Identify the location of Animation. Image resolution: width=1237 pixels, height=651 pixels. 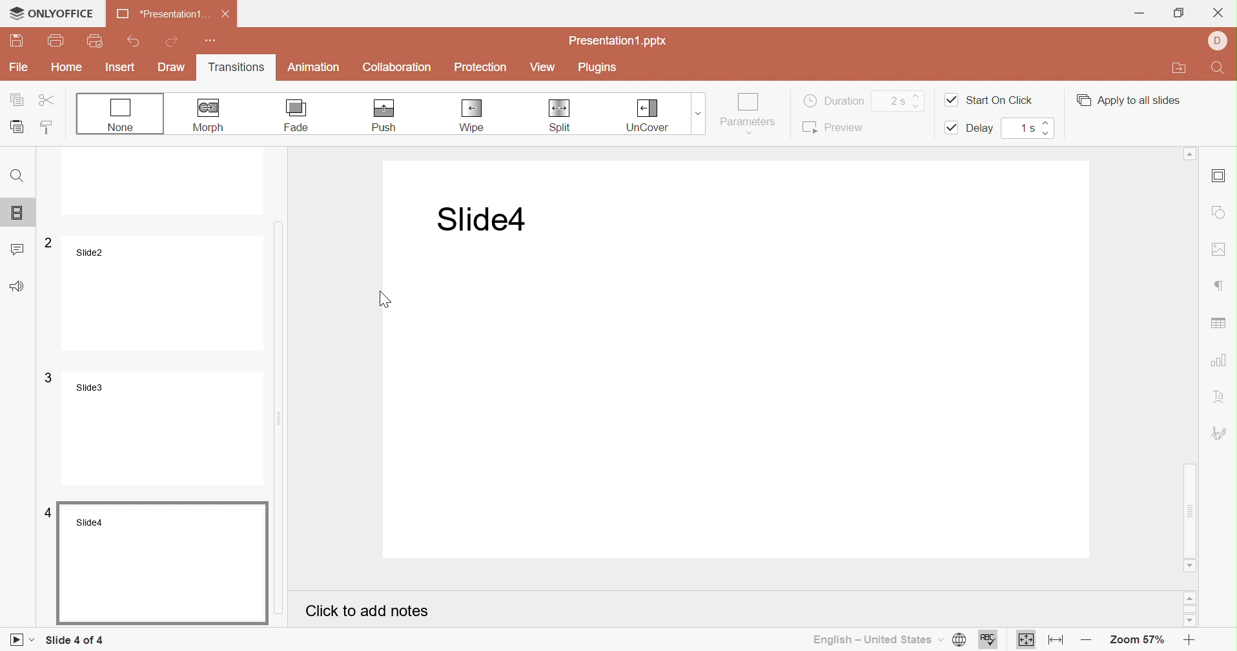
(314, 69).